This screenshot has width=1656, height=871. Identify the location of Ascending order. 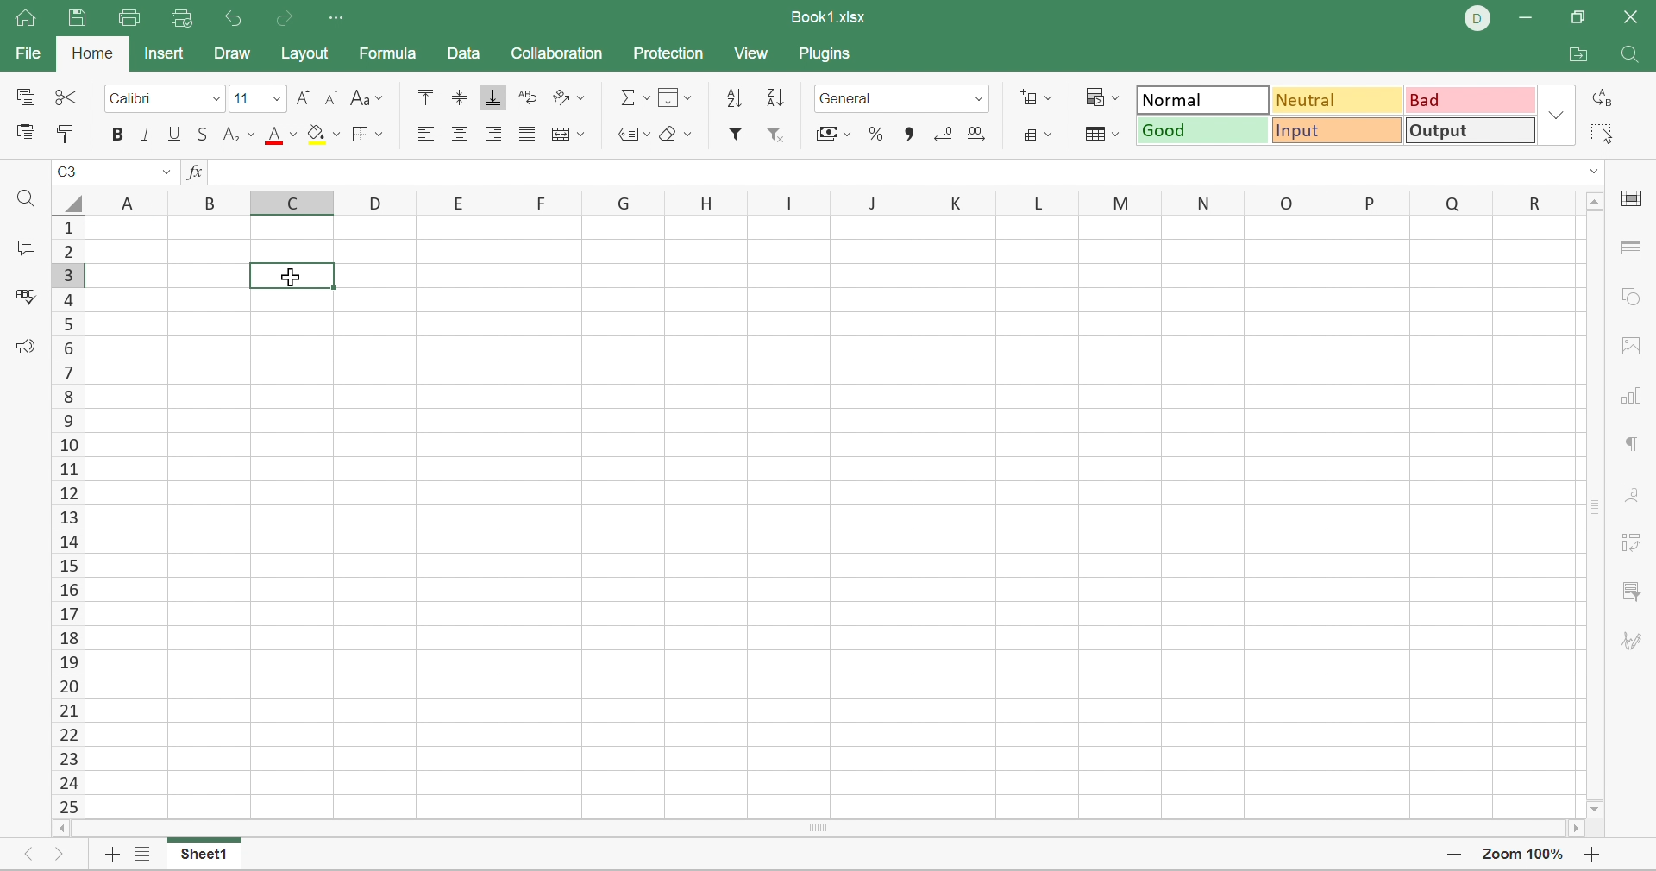
(733, 98).